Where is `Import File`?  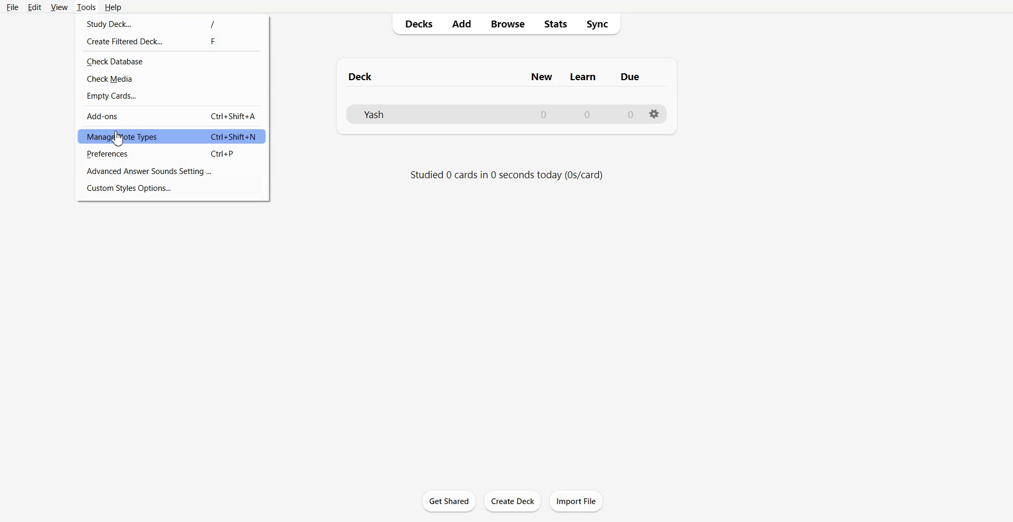
Import File is located at coordinates (576, 501).